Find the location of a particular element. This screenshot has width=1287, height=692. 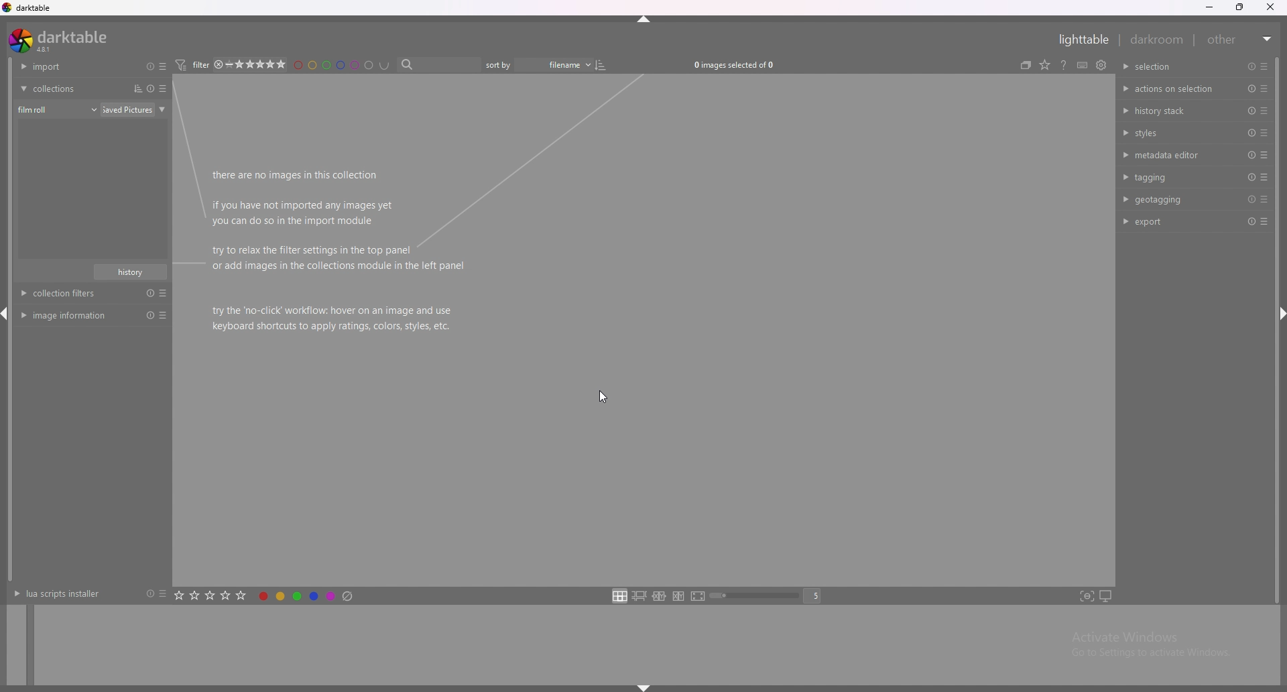

darkroom is located at coordinates (1158, 39).